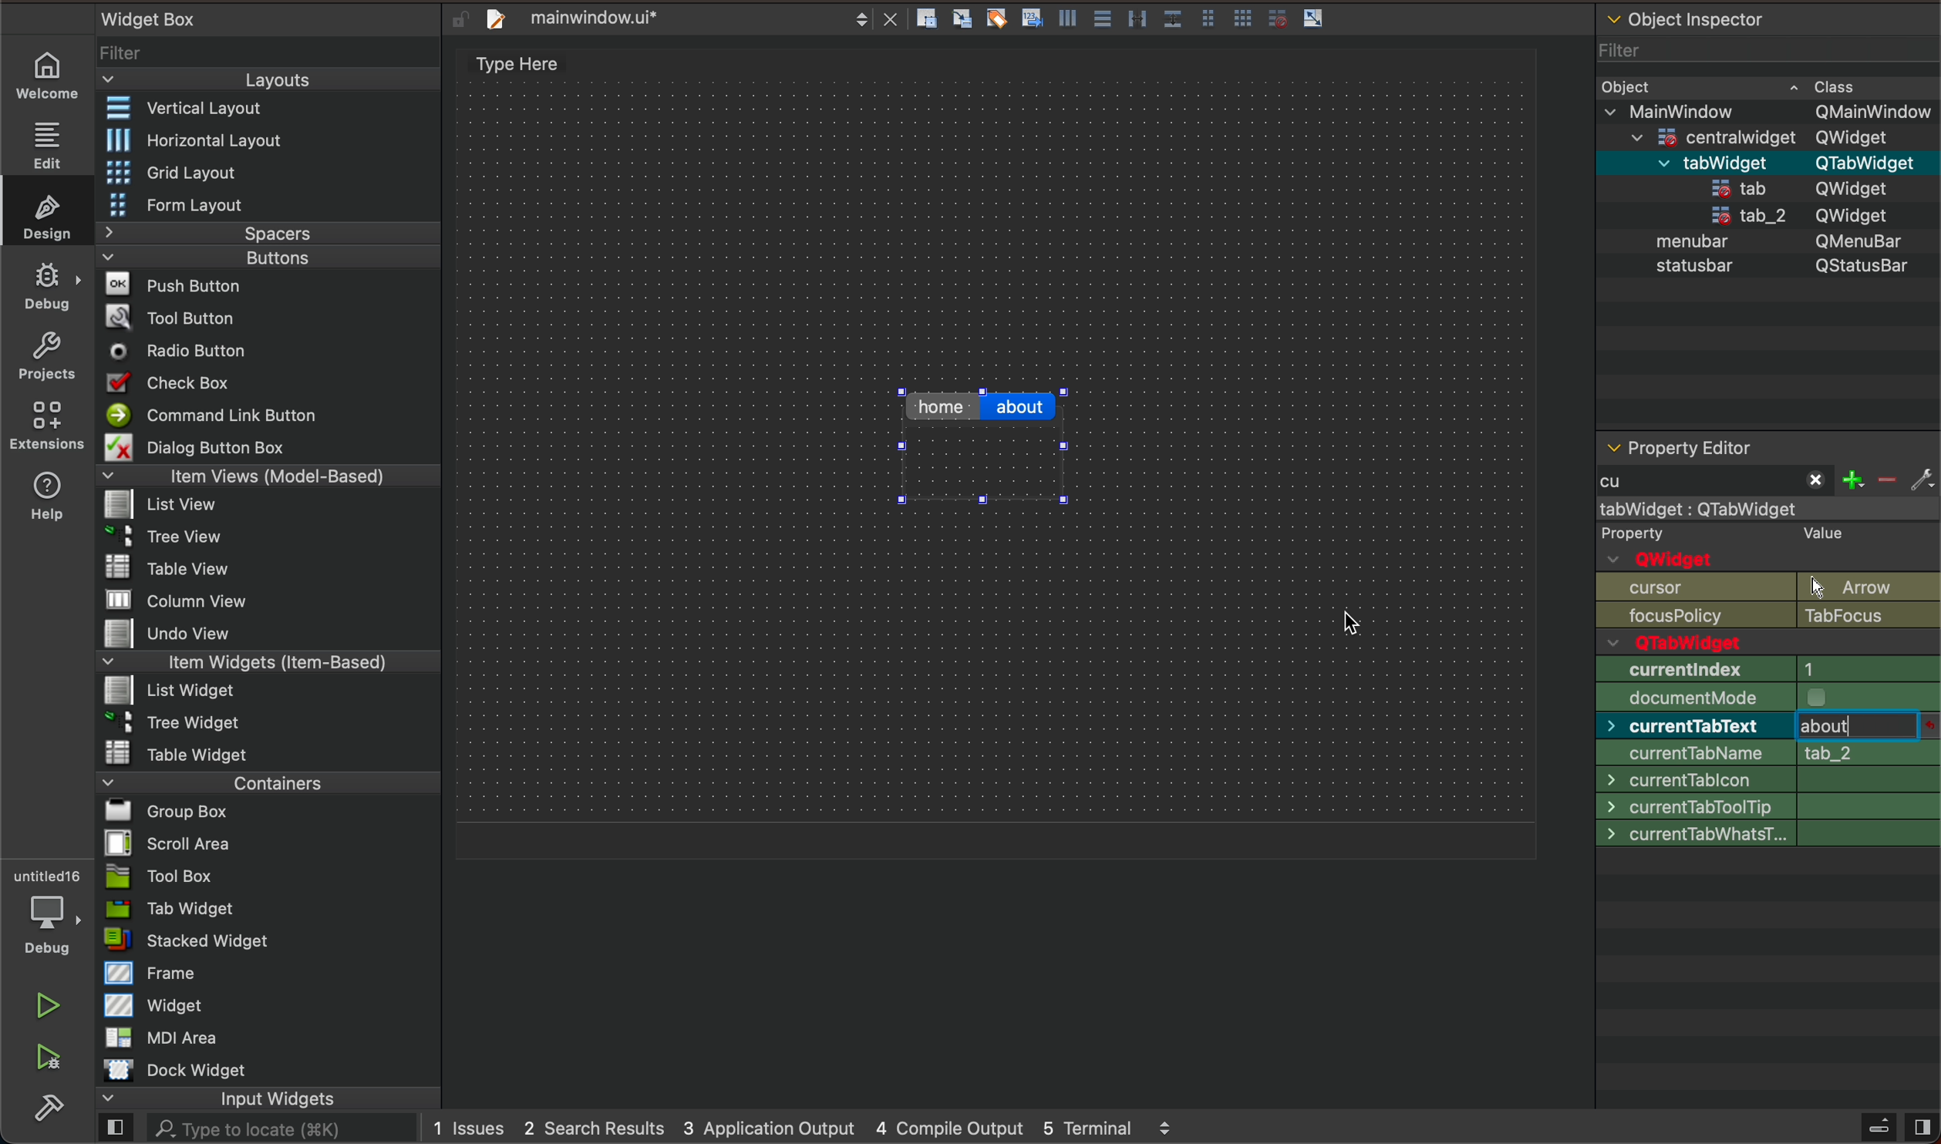  I want to click on debug, so click(48, 284).